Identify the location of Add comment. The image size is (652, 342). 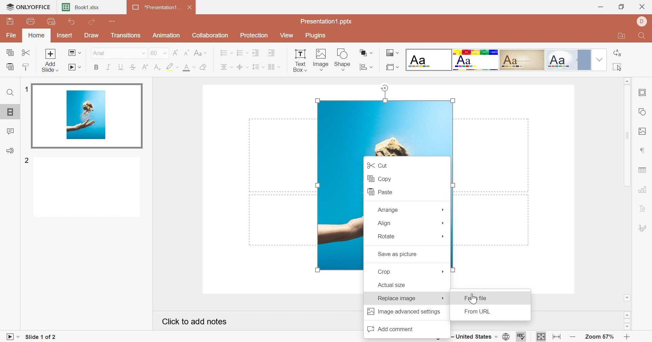
(390, 328).